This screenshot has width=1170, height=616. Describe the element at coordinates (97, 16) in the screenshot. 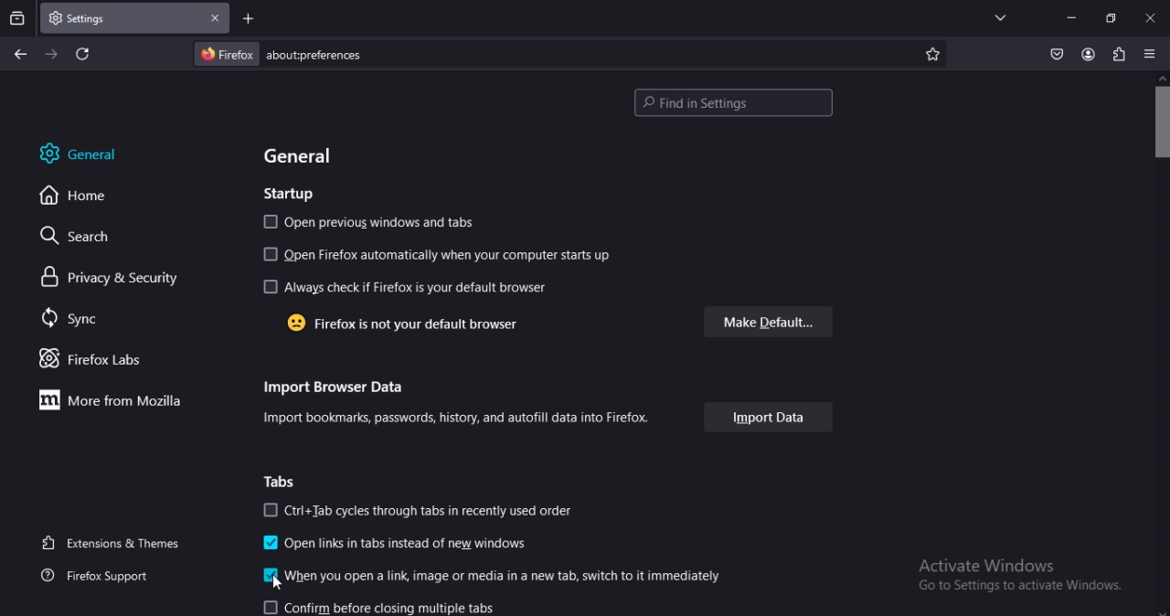

I see `settings` at that location.